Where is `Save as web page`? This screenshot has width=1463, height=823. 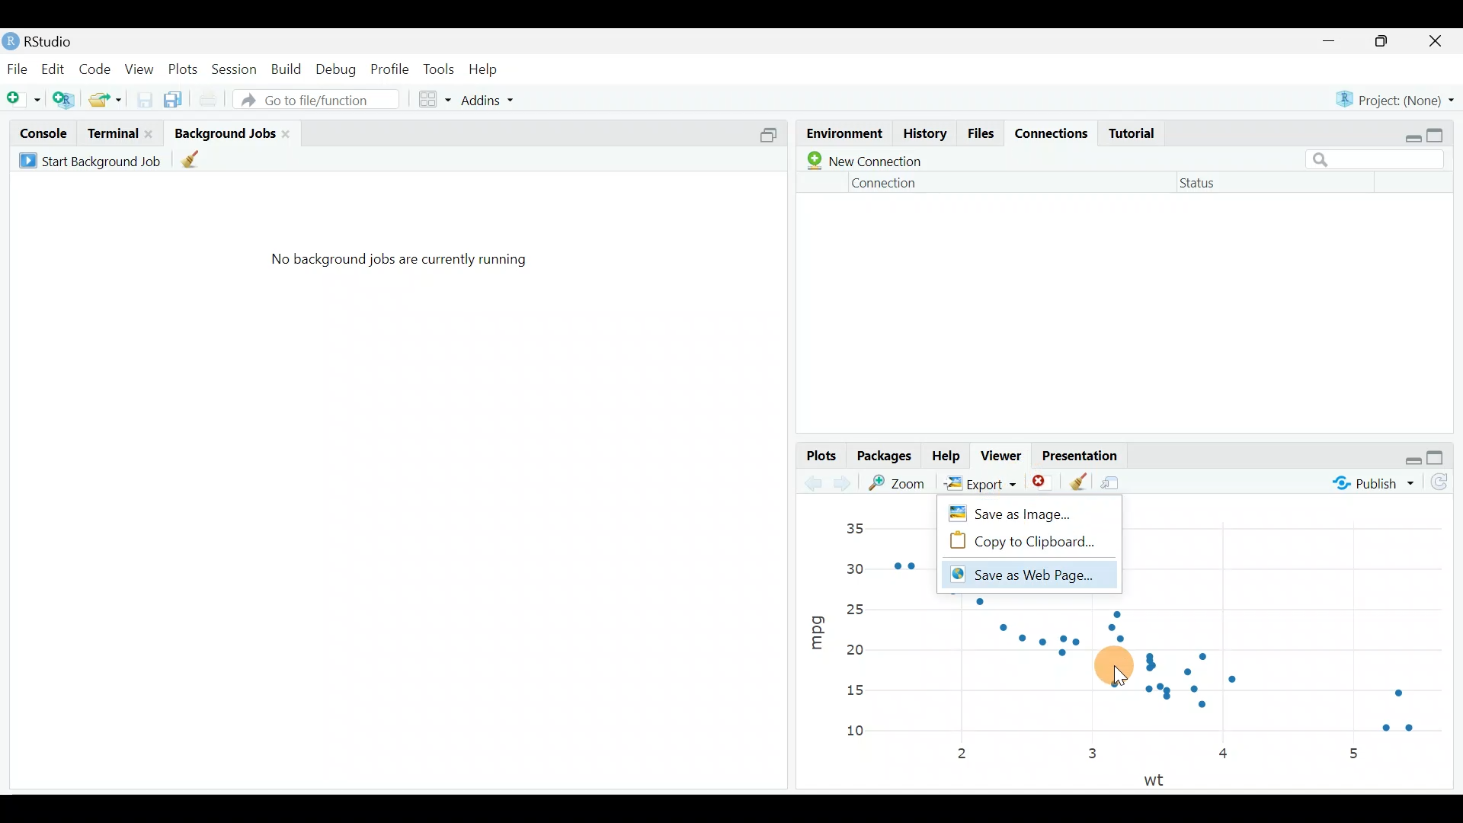 Save as web page is located at coordinates (1027, 576).